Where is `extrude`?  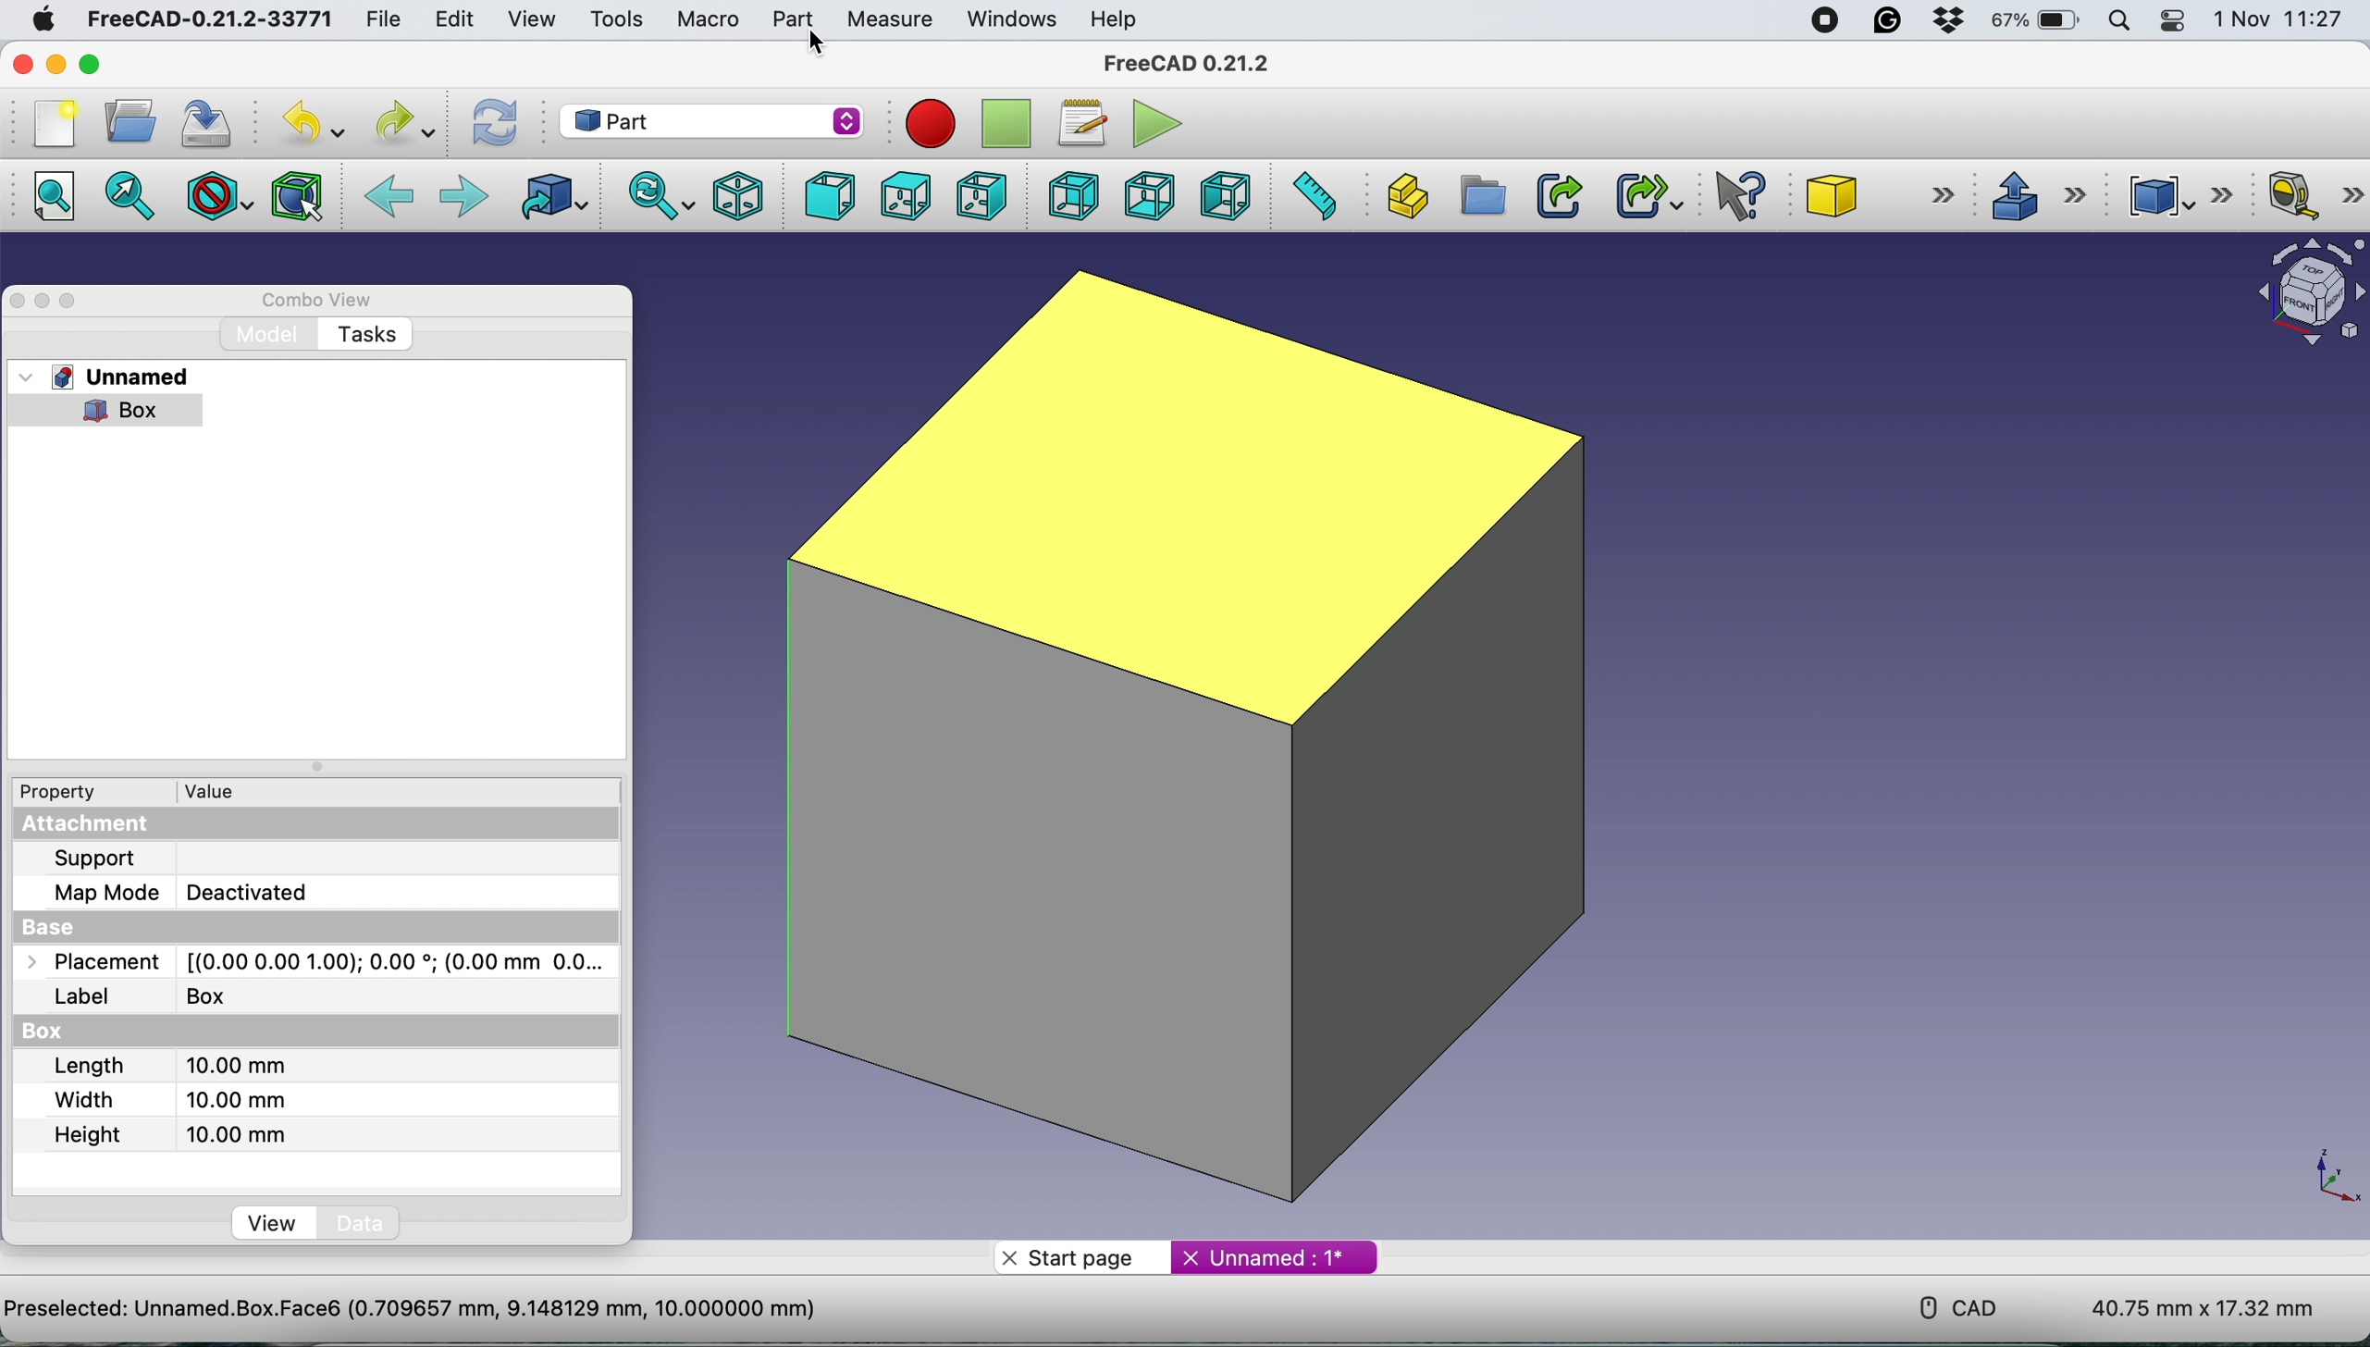 extrude is located at coordinates (2029, 194).